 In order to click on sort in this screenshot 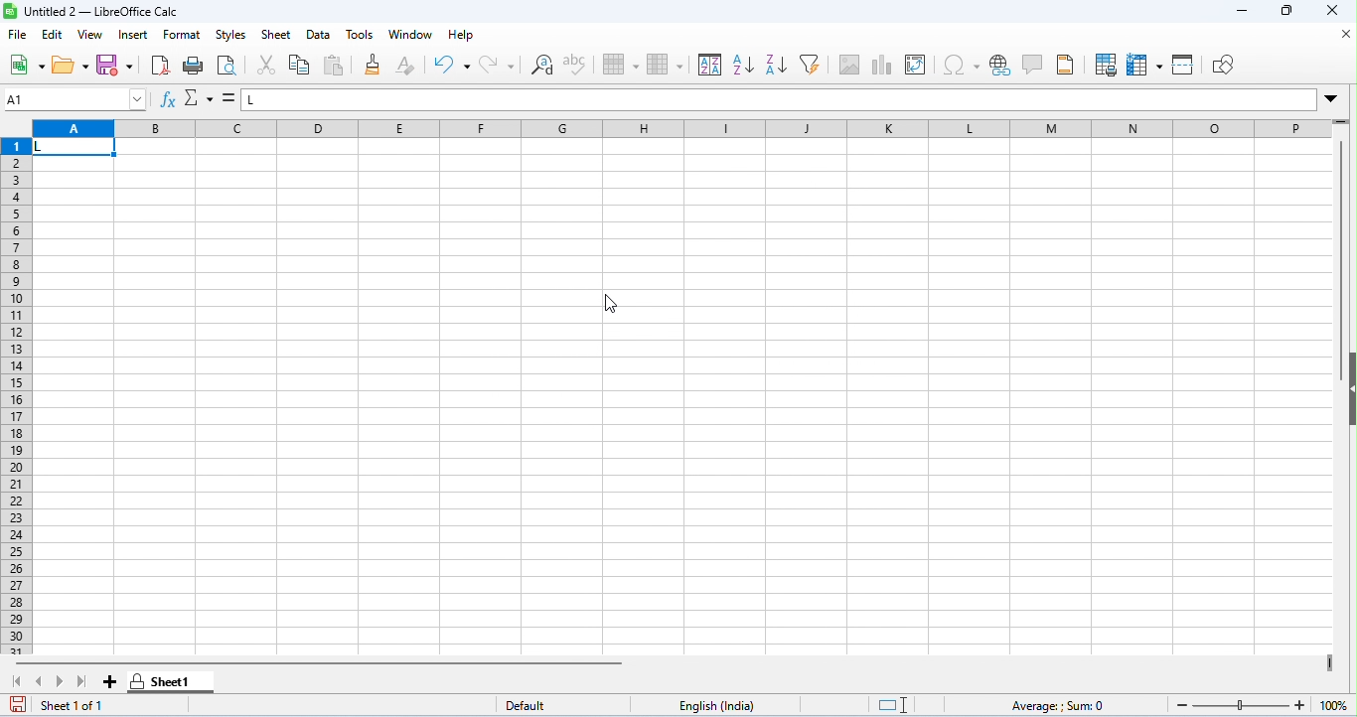, I will do `click(709, 64)`.